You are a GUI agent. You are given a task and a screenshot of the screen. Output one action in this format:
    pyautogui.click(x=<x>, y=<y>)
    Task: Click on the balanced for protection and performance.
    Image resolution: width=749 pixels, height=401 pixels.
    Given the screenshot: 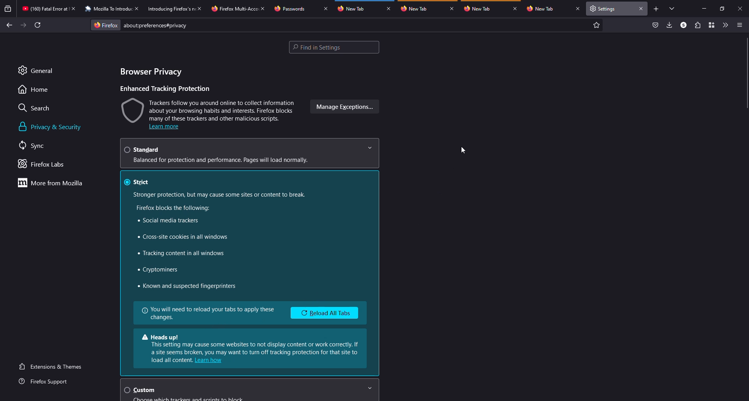 What is the action you would take?
    pyautogui.click(x=222, y=160)
    